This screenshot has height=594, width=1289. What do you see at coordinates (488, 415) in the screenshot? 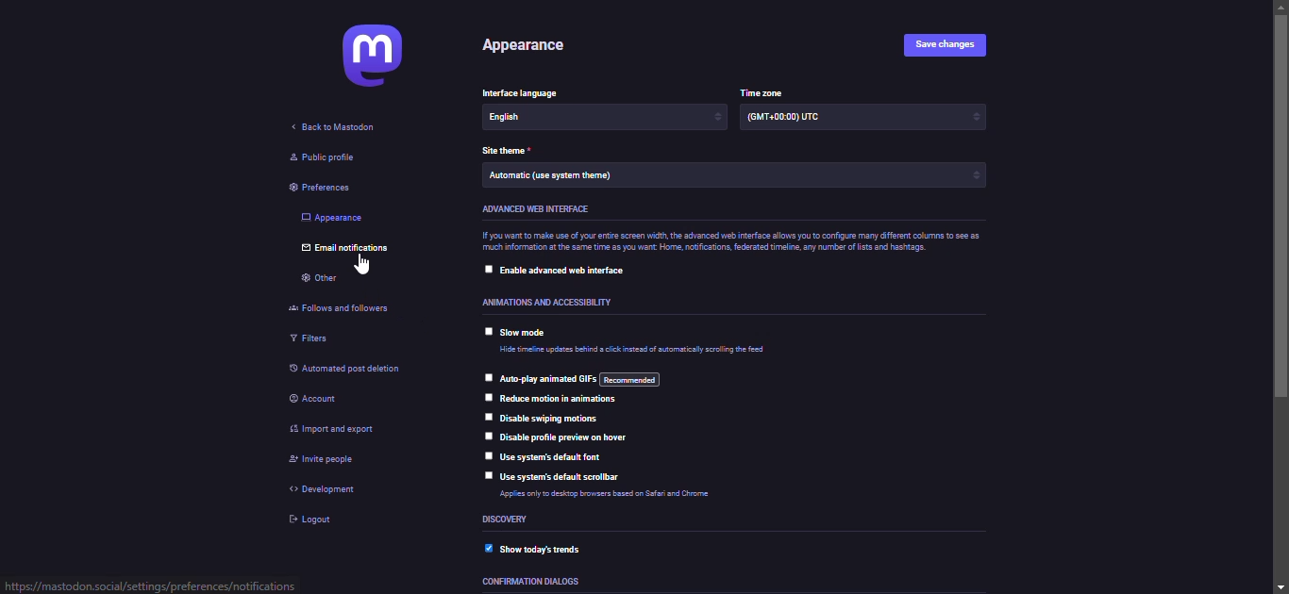
I see `click to select` at bounding box center [488, 415].